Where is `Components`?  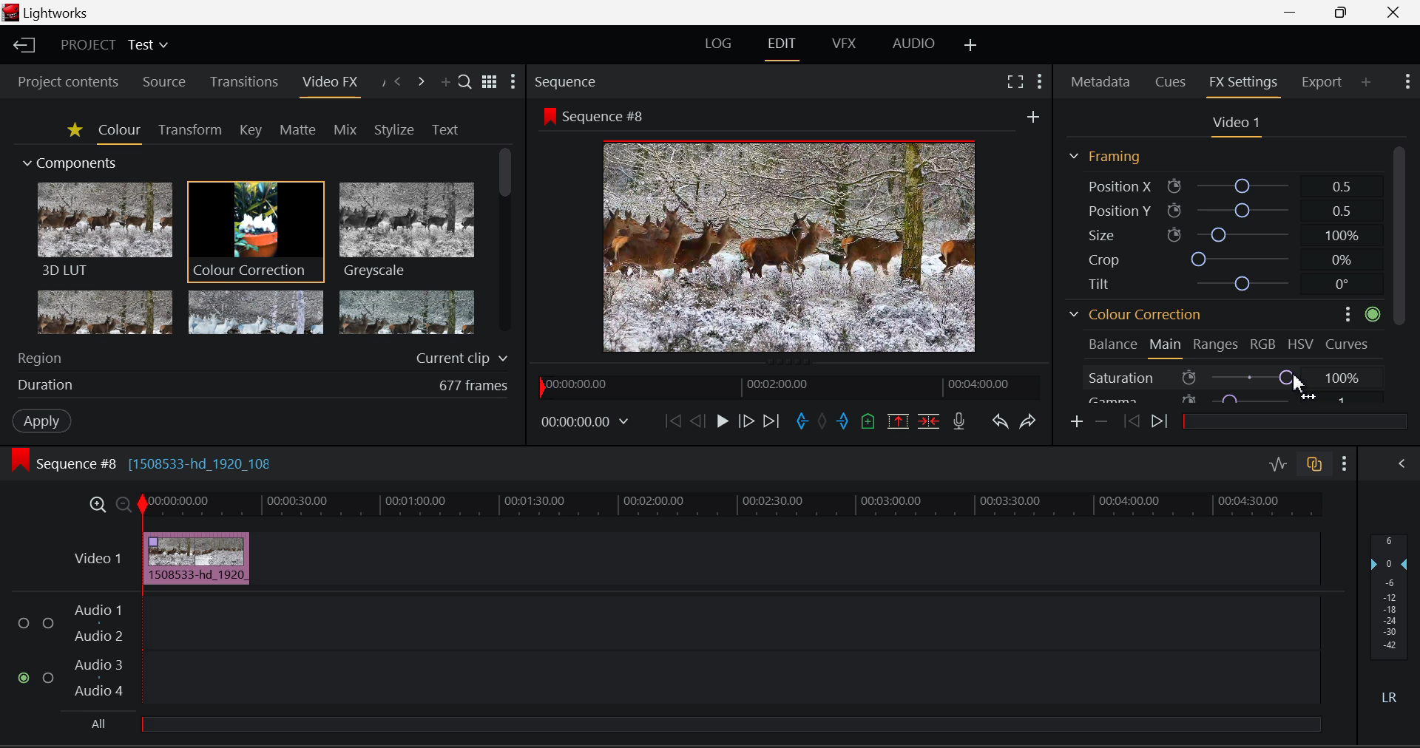
Components is located at coordinates (72, 164).